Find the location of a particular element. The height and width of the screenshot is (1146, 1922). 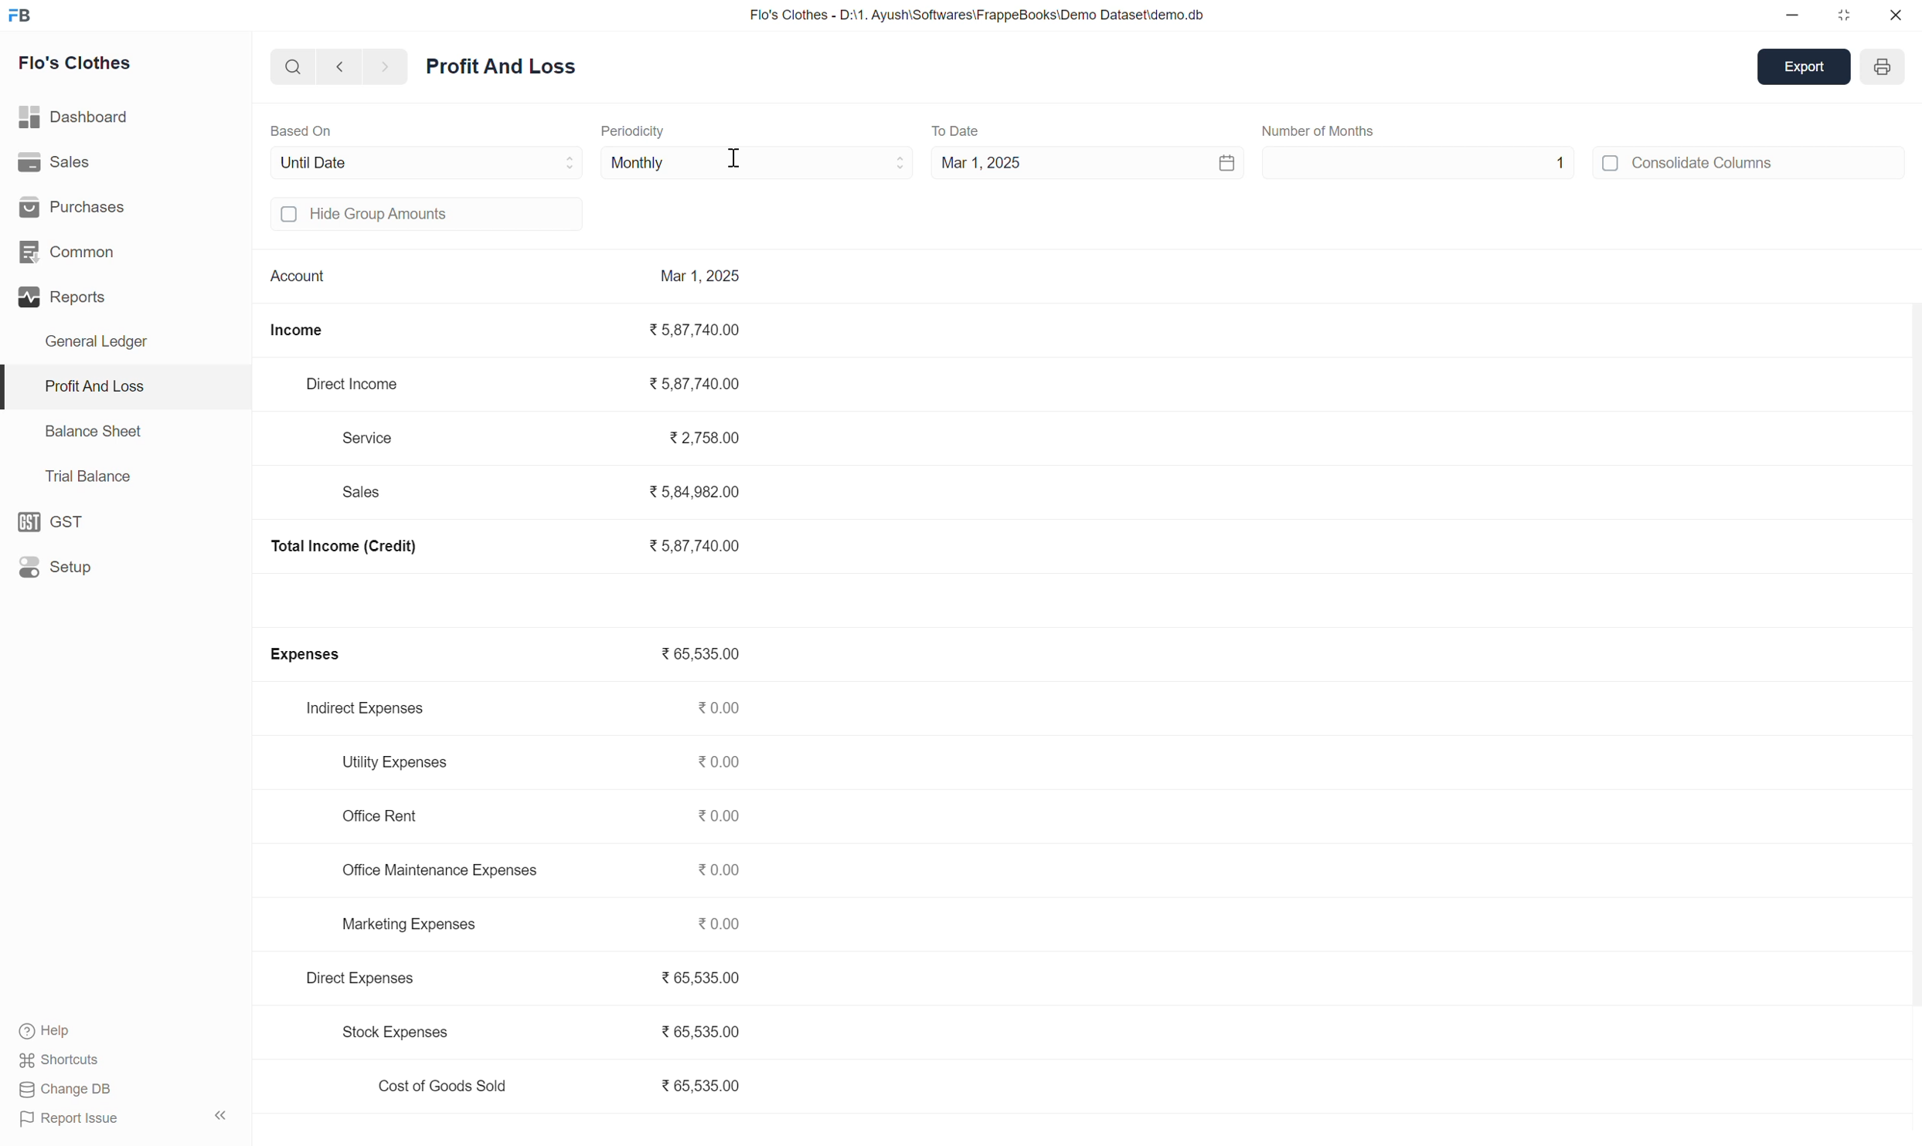

Common is located at coordinates (77, 253).